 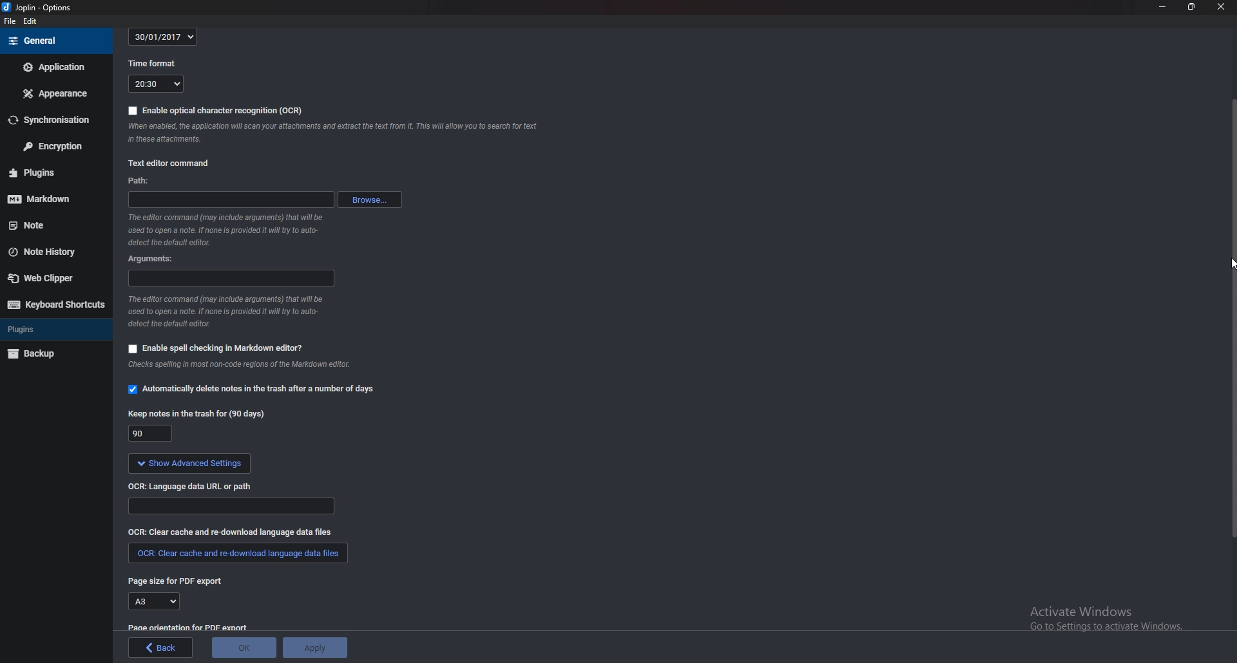 What do you see at coordinates (30, 21) in the screenshot?
I see `Edit` at bounding box center [30, 21].